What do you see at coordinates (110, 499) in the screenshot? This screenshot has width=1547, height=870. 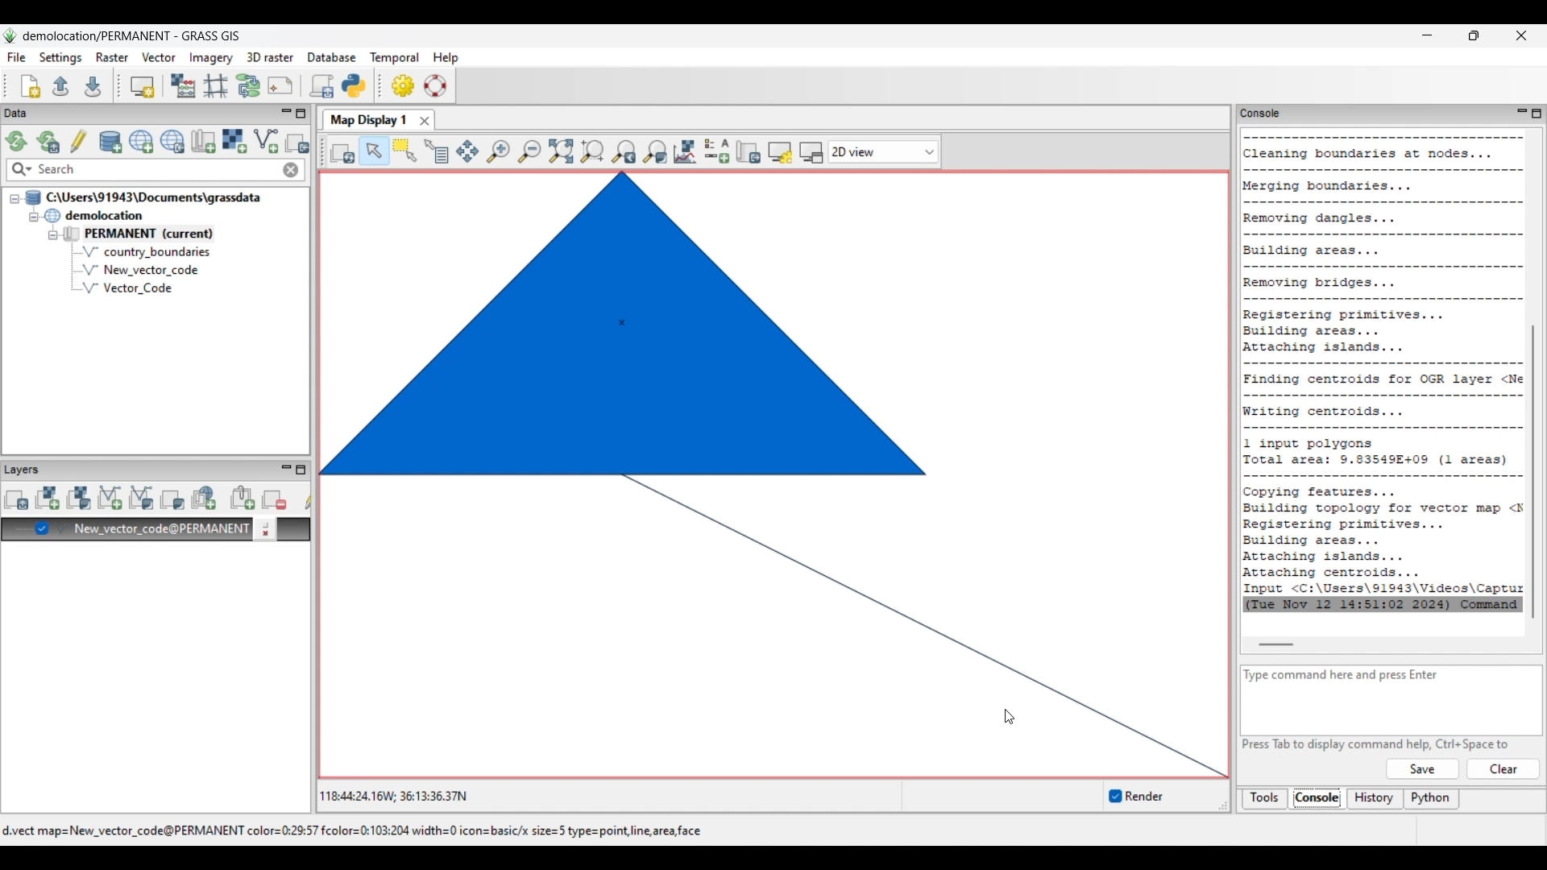 I see `Add vector map layer` at bounding box center [110, 499].